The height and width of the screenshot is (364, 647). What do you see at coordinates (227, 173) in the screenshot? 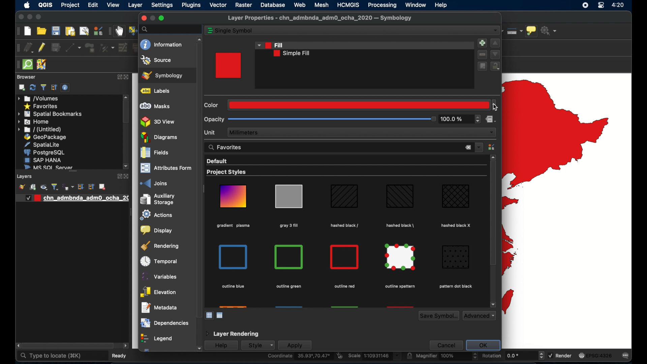
I see `project styles` at bounding box center [227, 173].